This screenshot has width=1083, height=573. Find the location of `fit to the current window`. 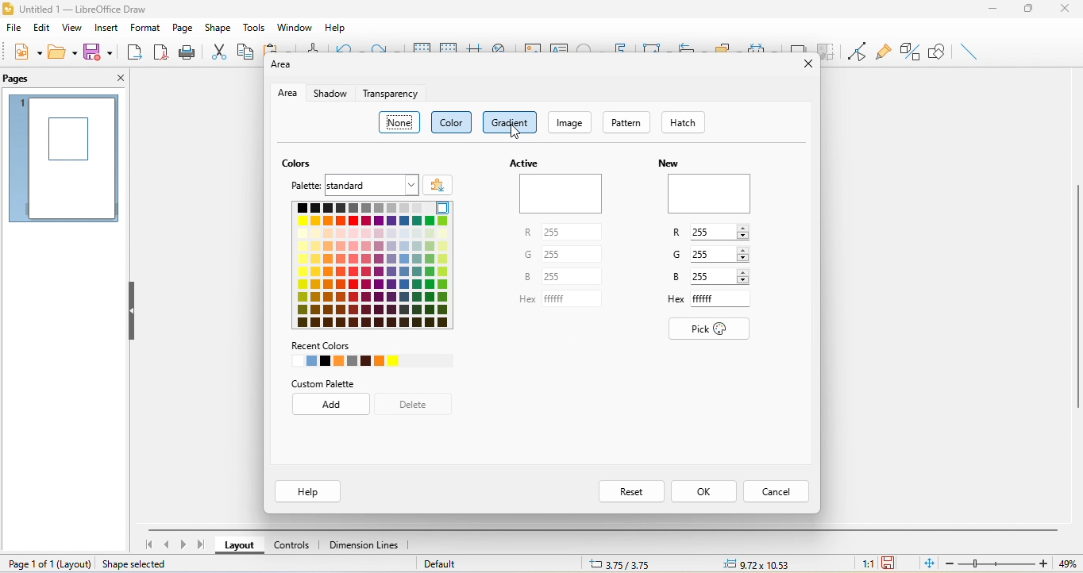

fit to the current window is located at coordinates (930, 564).